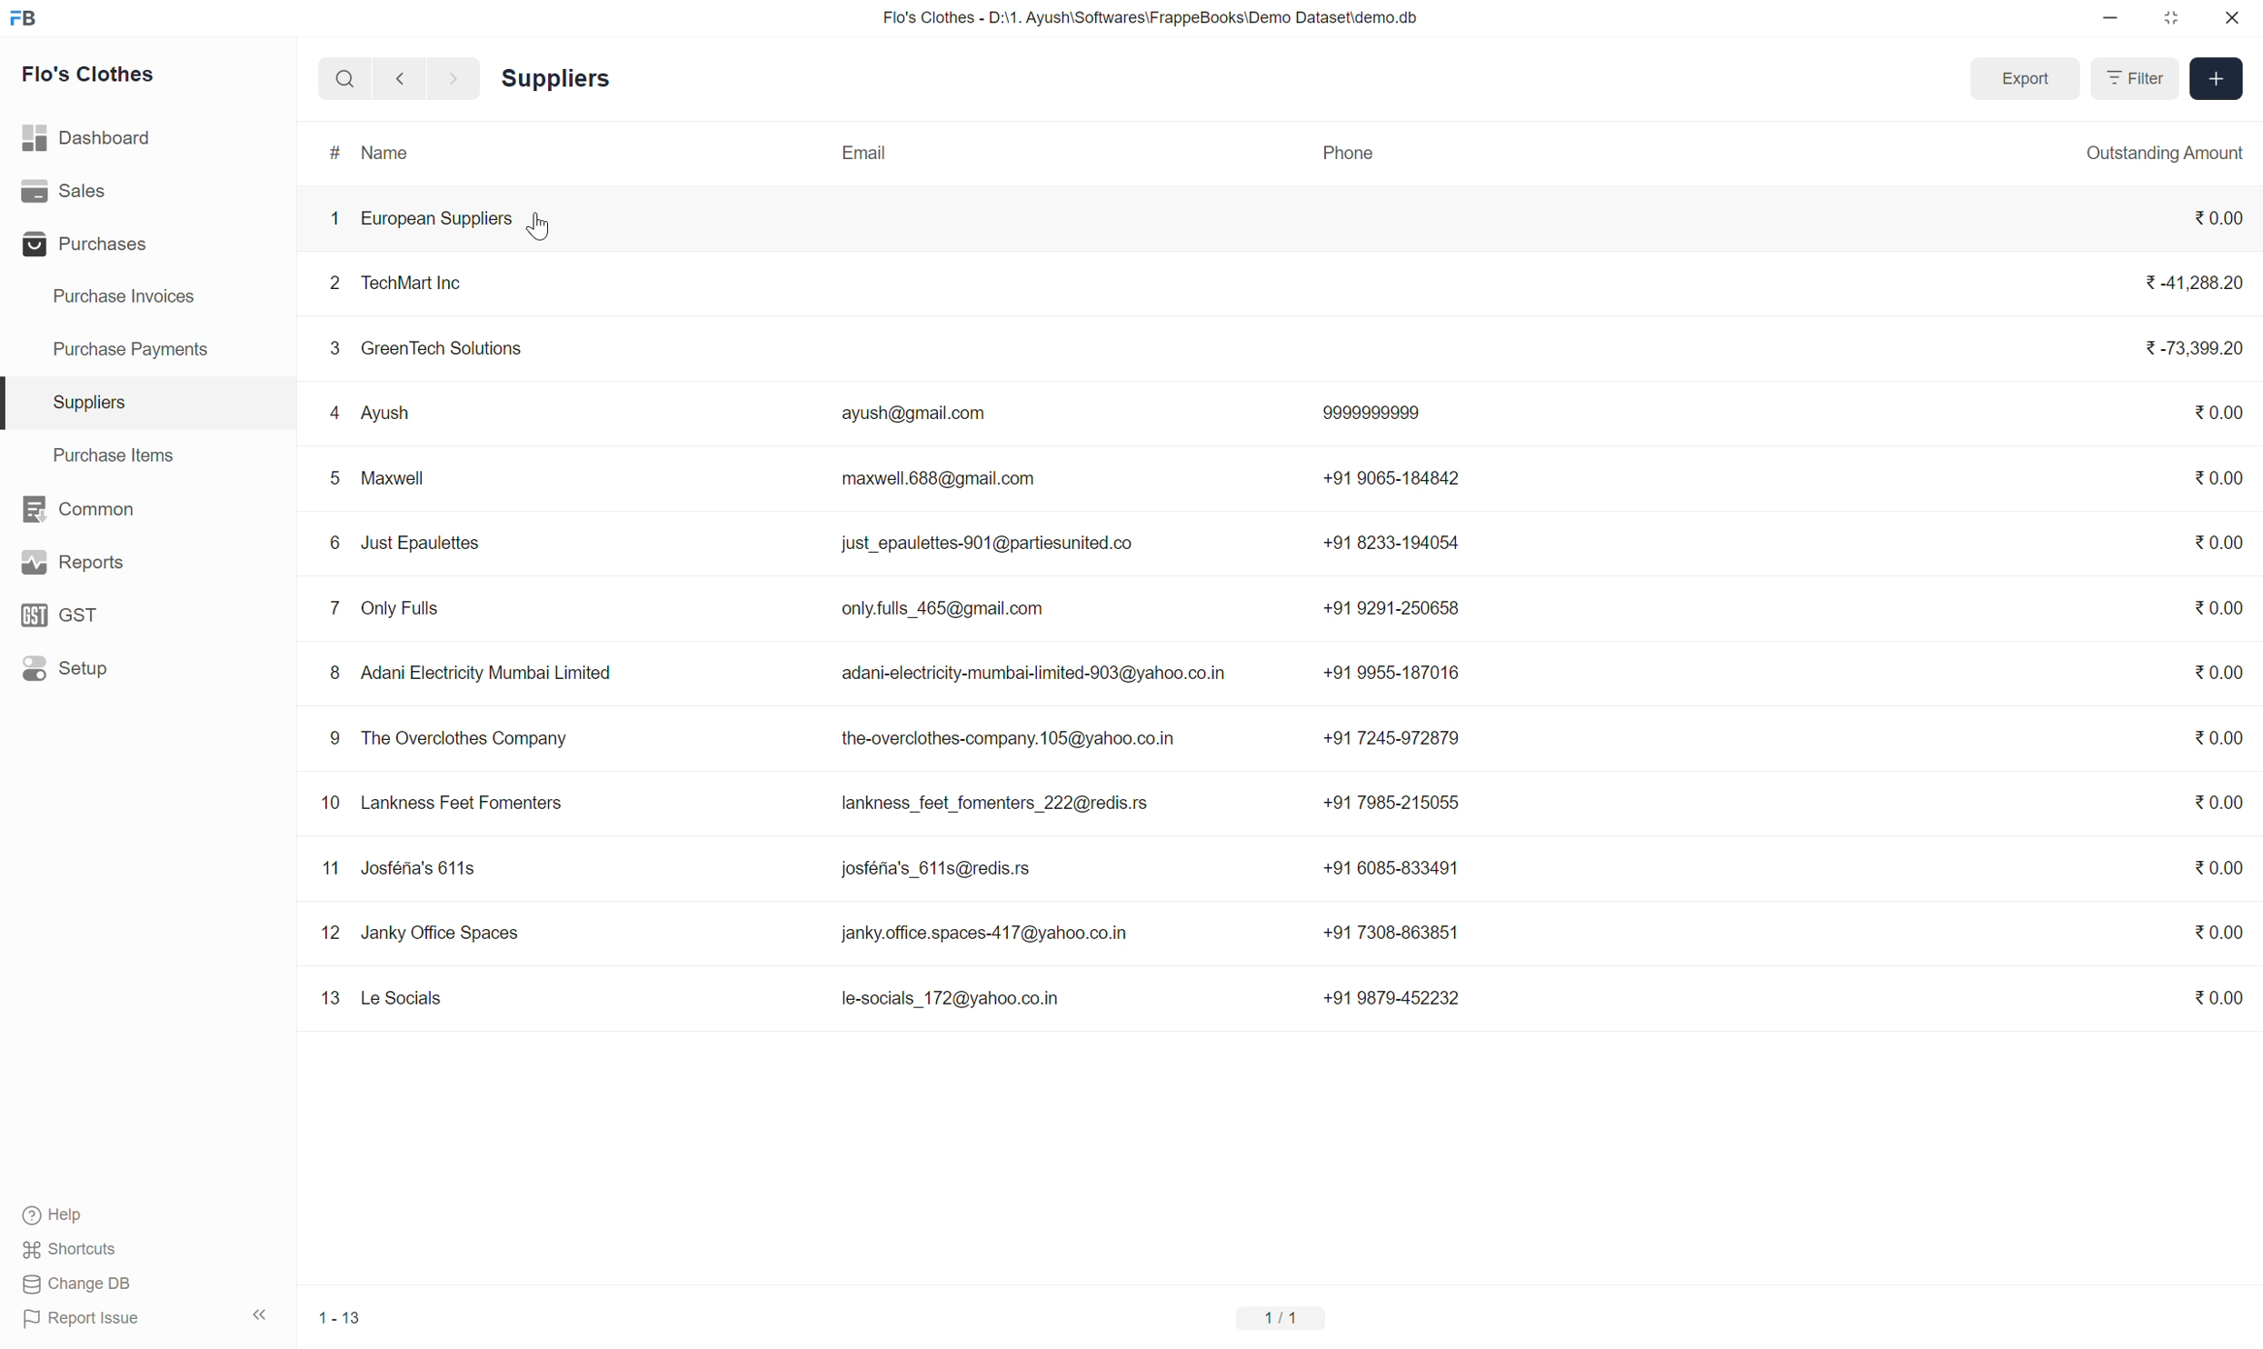  What do you see at coordinates (935, 483) in the screenshot?
I see `maxwell.688@gmail.com` at bounding box center [935, 483].